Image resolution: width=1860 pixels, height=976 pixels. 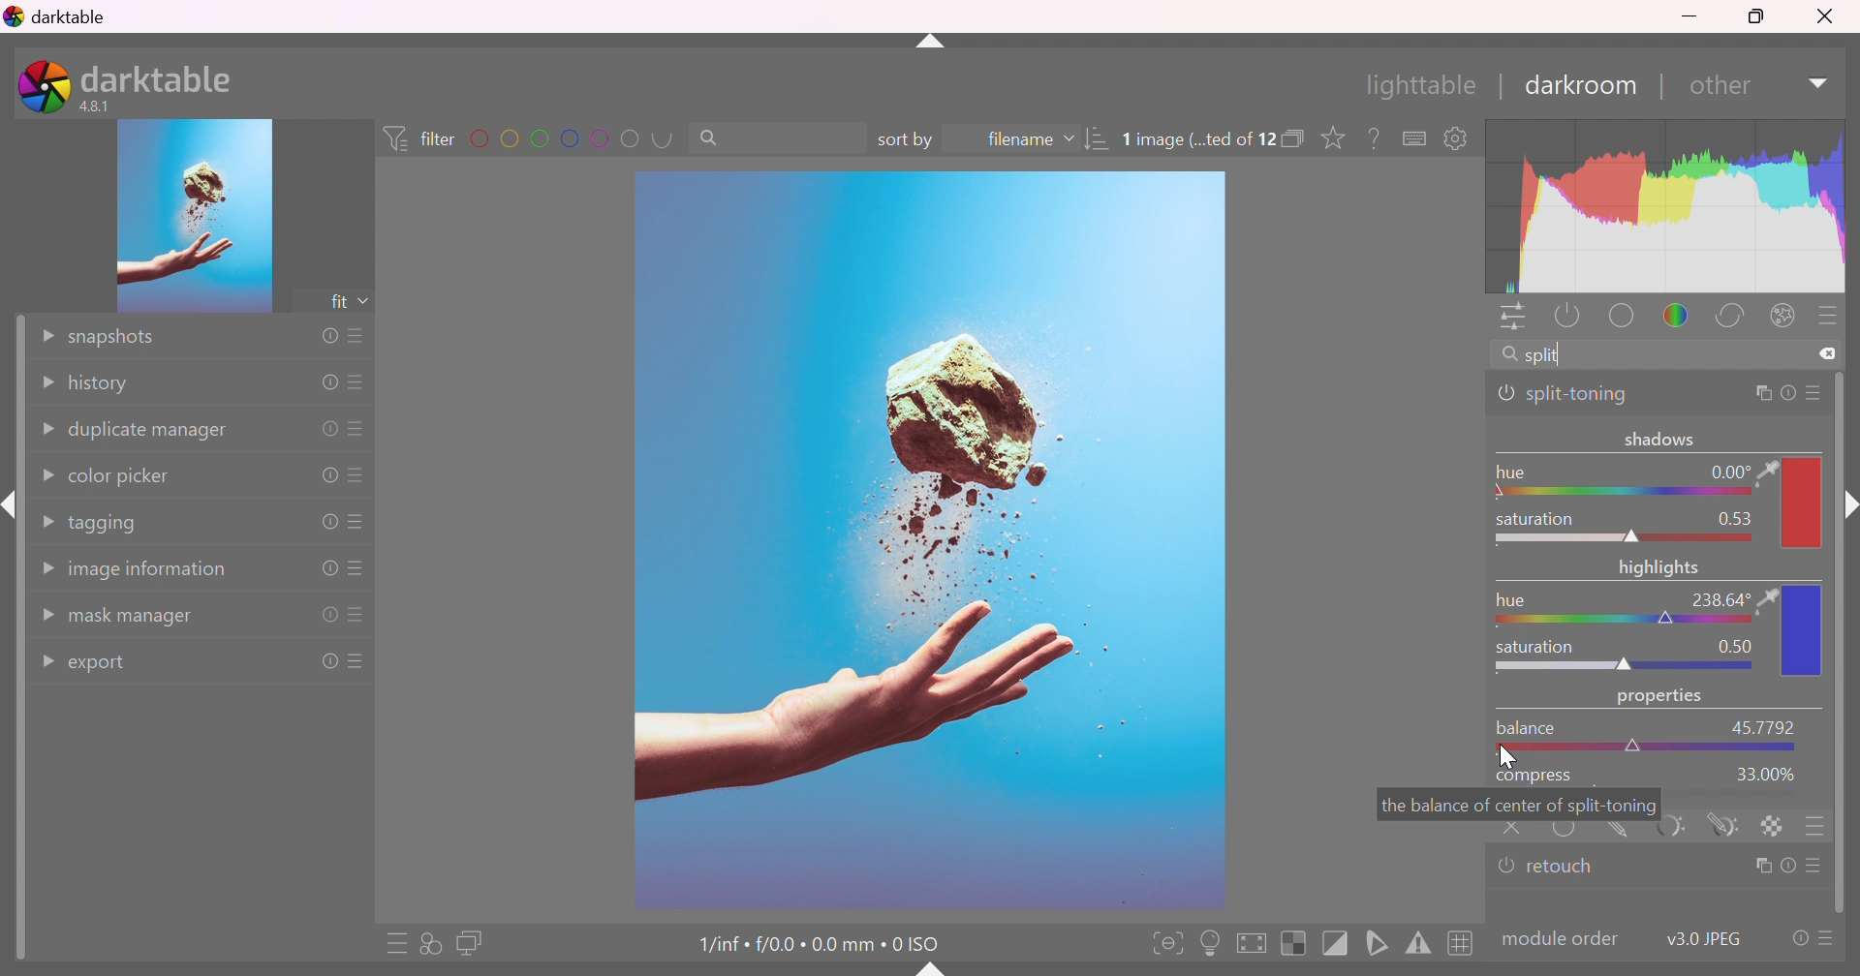 What do you see at coordinates (329, 475) in the screenshot?
I see `reset` at bounding box center [329, 475].